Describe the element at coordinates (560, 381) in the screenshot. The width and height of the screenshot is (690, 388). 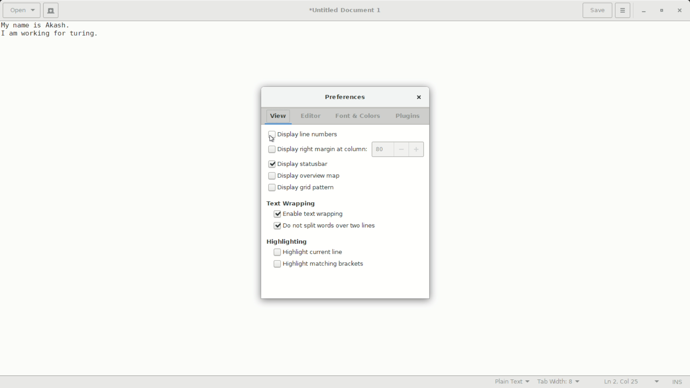
I see `tab width` at that location.